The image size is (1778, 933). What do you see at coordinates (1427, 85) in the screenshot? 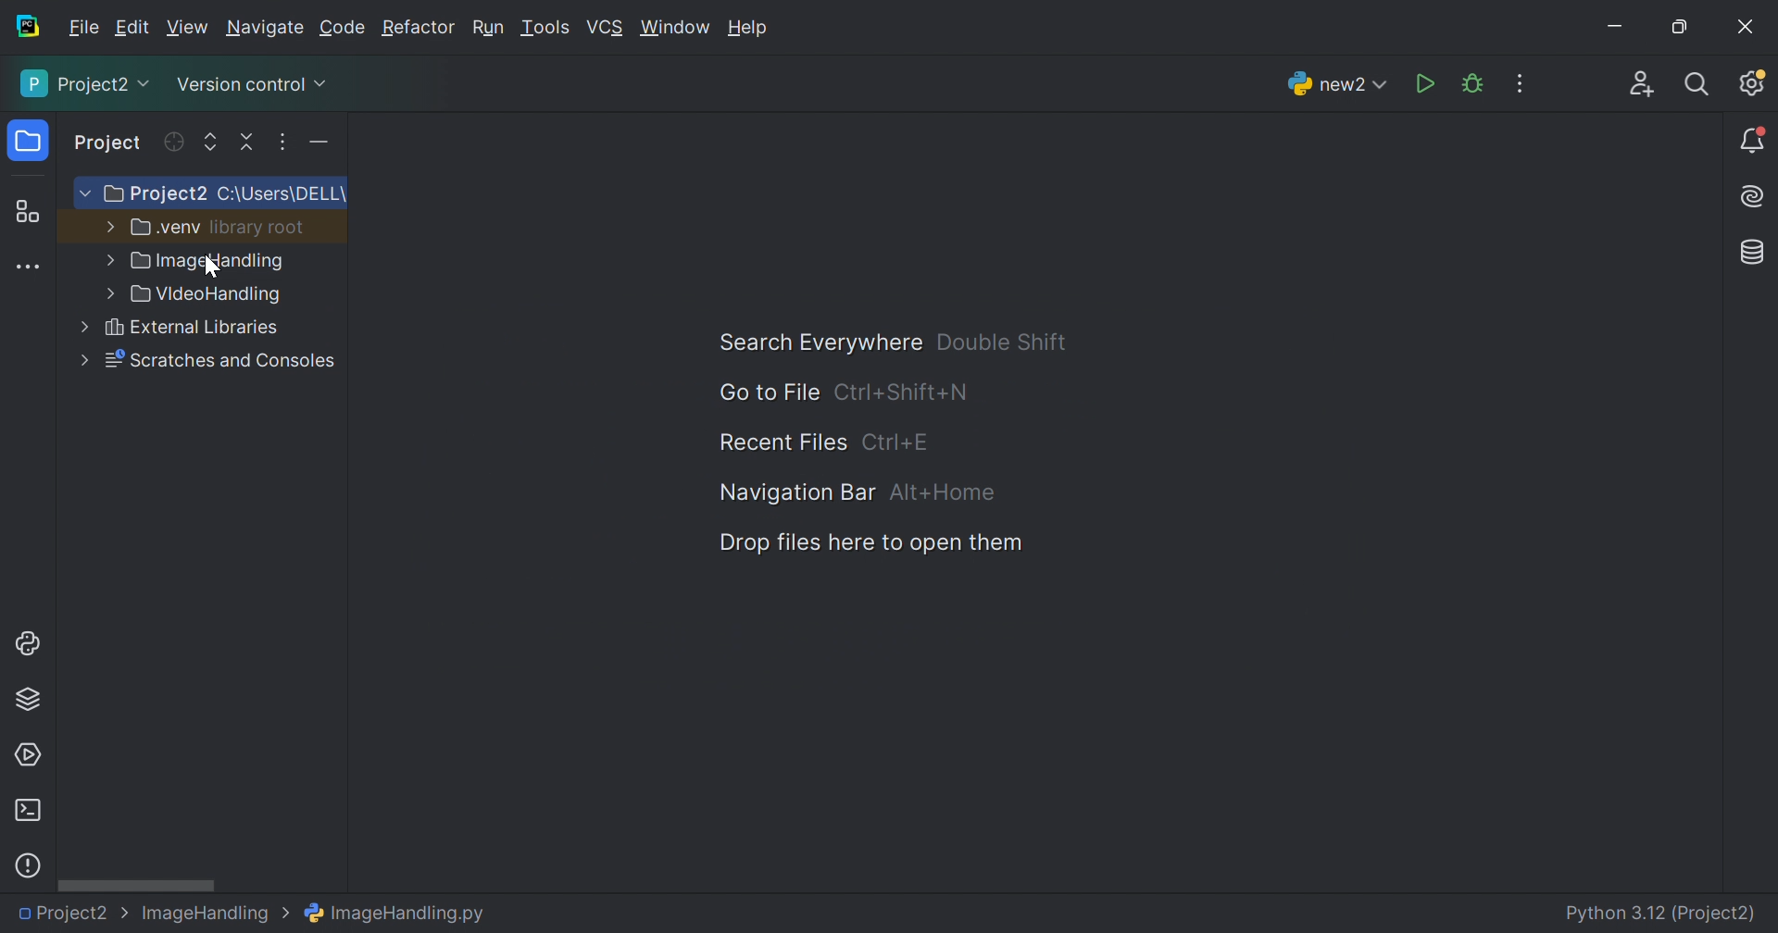
I see `Run` at bounding box center [1427, 85].